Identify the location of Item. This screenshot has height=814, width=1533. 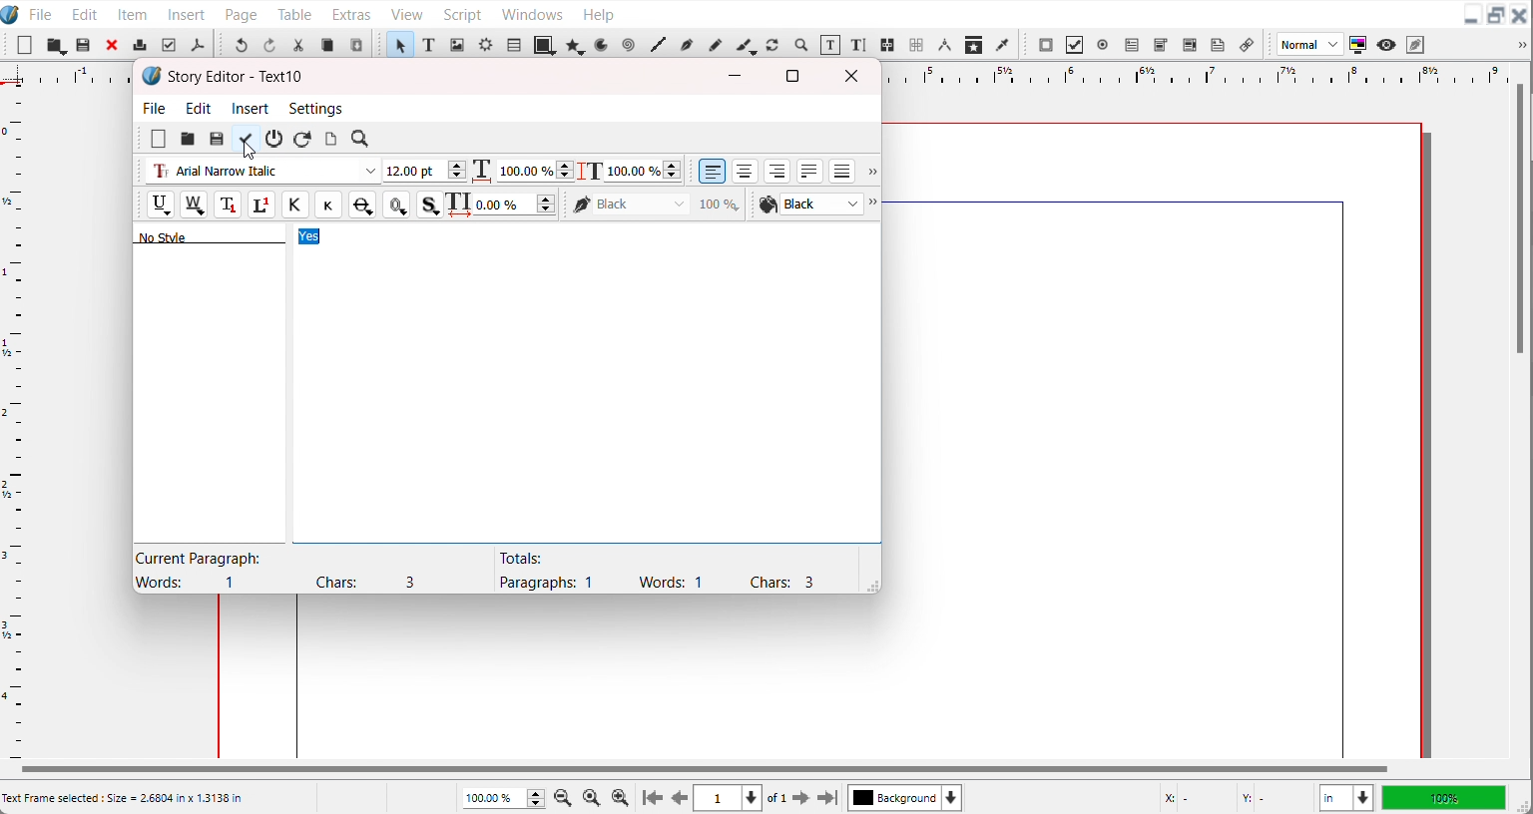
(134, 14).